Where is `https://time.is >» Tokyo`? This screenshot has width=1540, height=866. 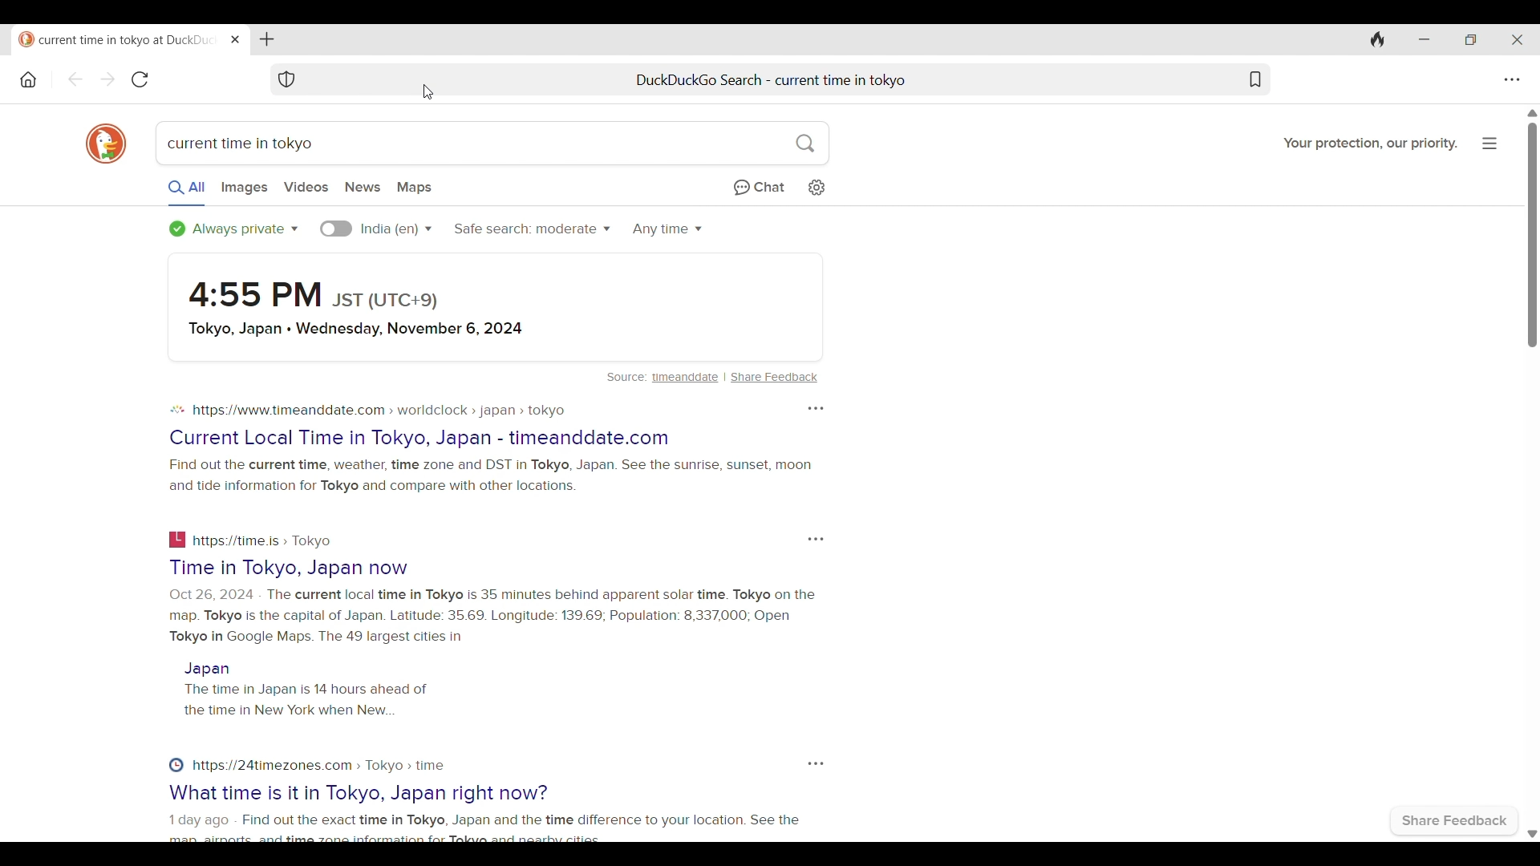
https://time.is >» Tokyo is located at coordinates (264, 541).